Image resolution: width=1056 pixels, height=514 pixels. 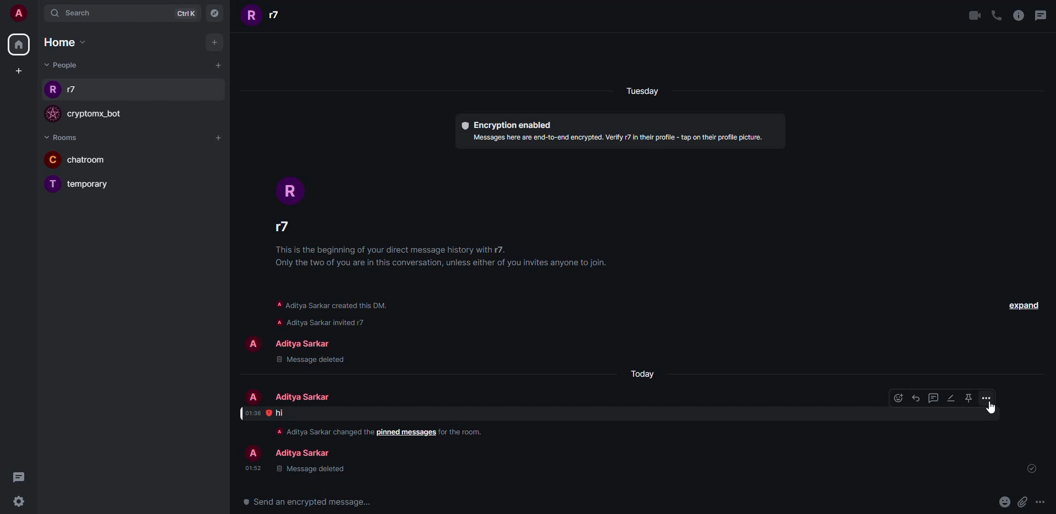 What do you see at coordinates (97, 115) in the screenshot?
I see `bot` at bounding box center [97, 115].